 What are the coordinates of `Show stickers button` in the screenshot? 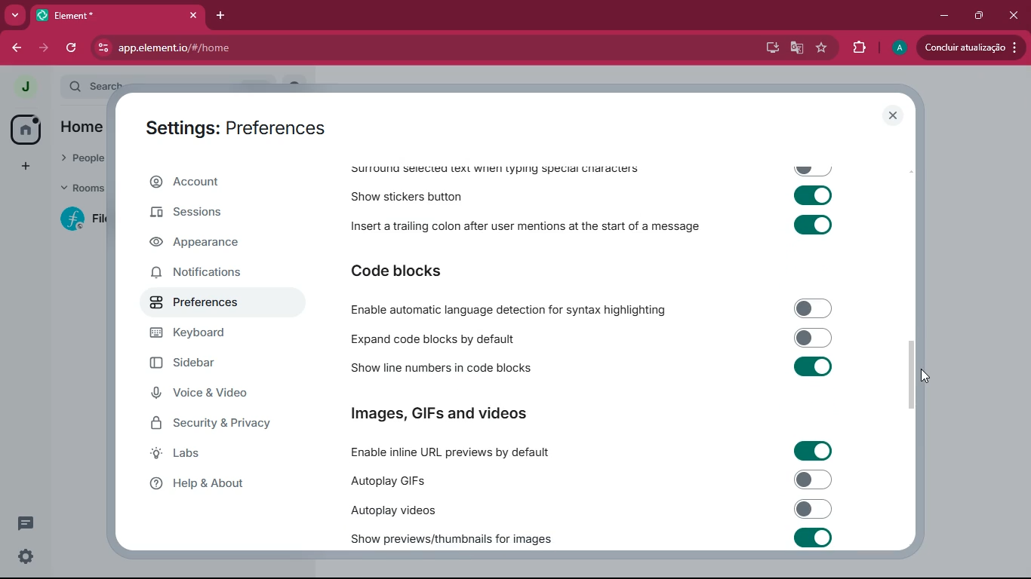 It's located at (592, 198).